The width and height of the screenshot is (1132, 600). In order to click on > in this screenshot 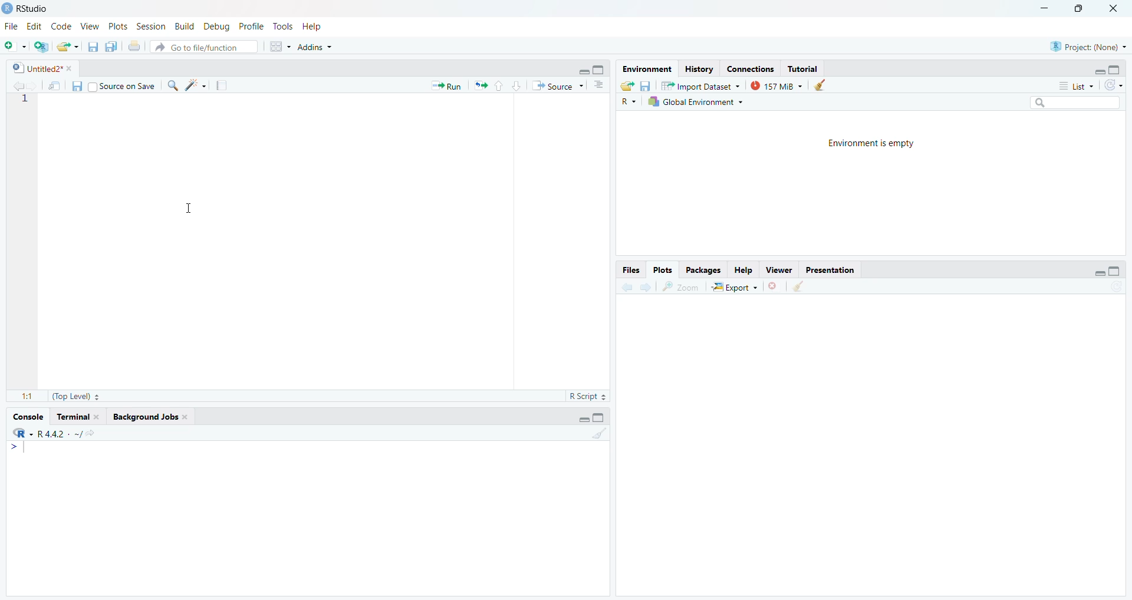, I will do `click(14, 447)`.